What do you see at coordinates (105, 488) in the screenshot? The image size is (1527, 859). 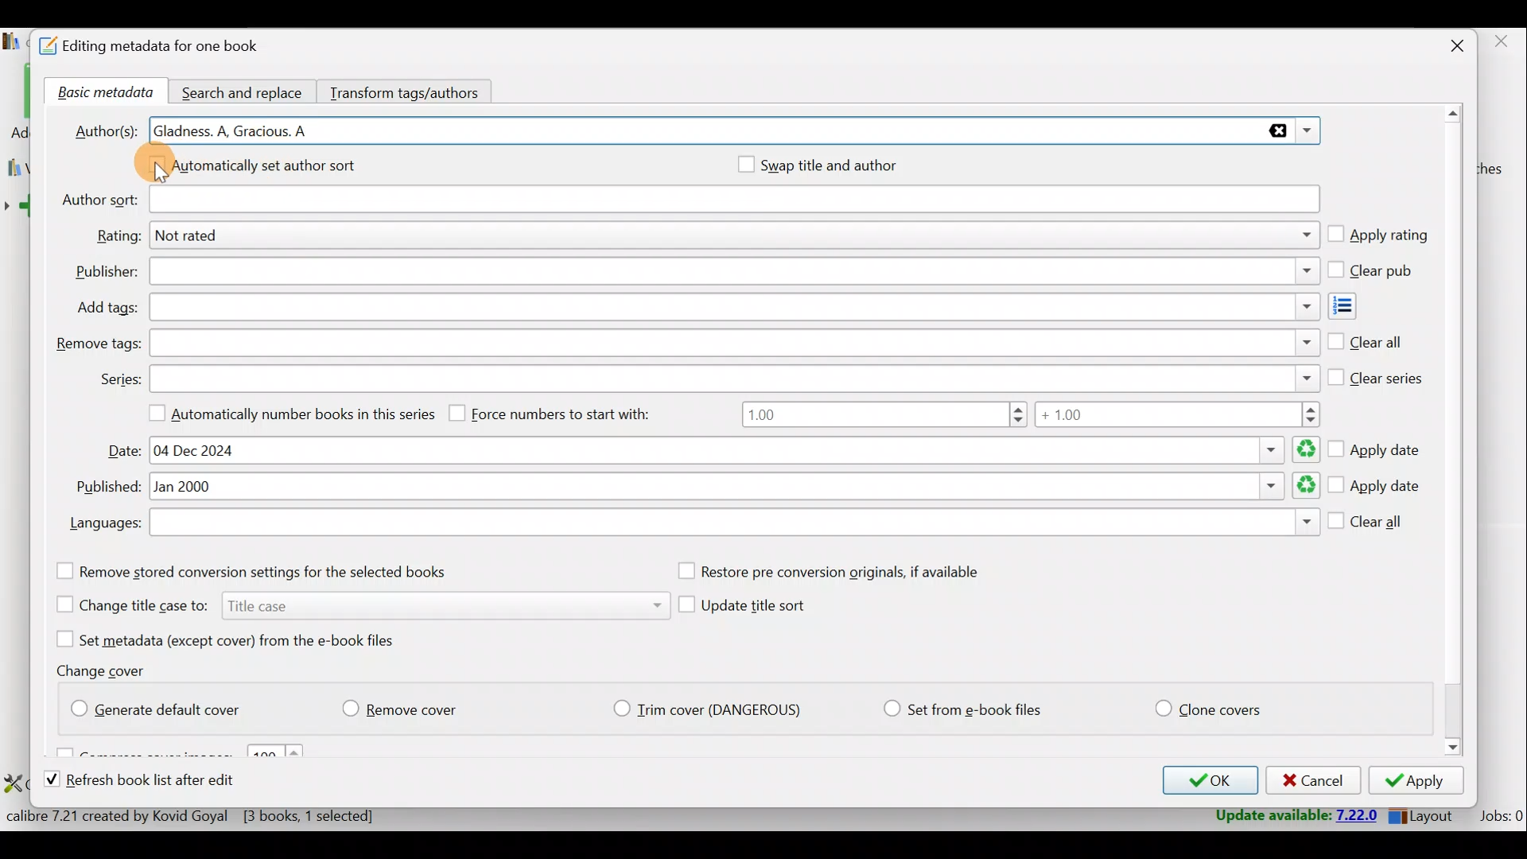 I see `Published:` at bounding box center [105, 488].